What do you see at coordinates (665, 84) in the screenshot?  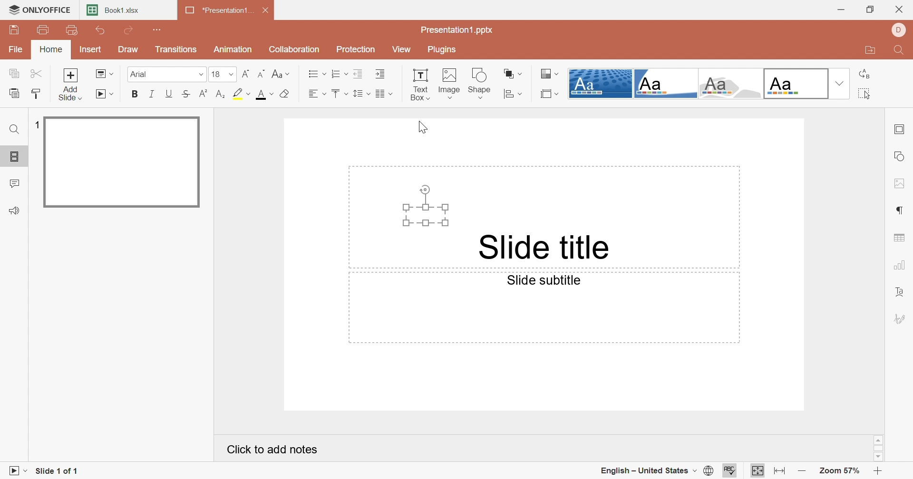 I see `Corner` at bounding box center [665, 84].